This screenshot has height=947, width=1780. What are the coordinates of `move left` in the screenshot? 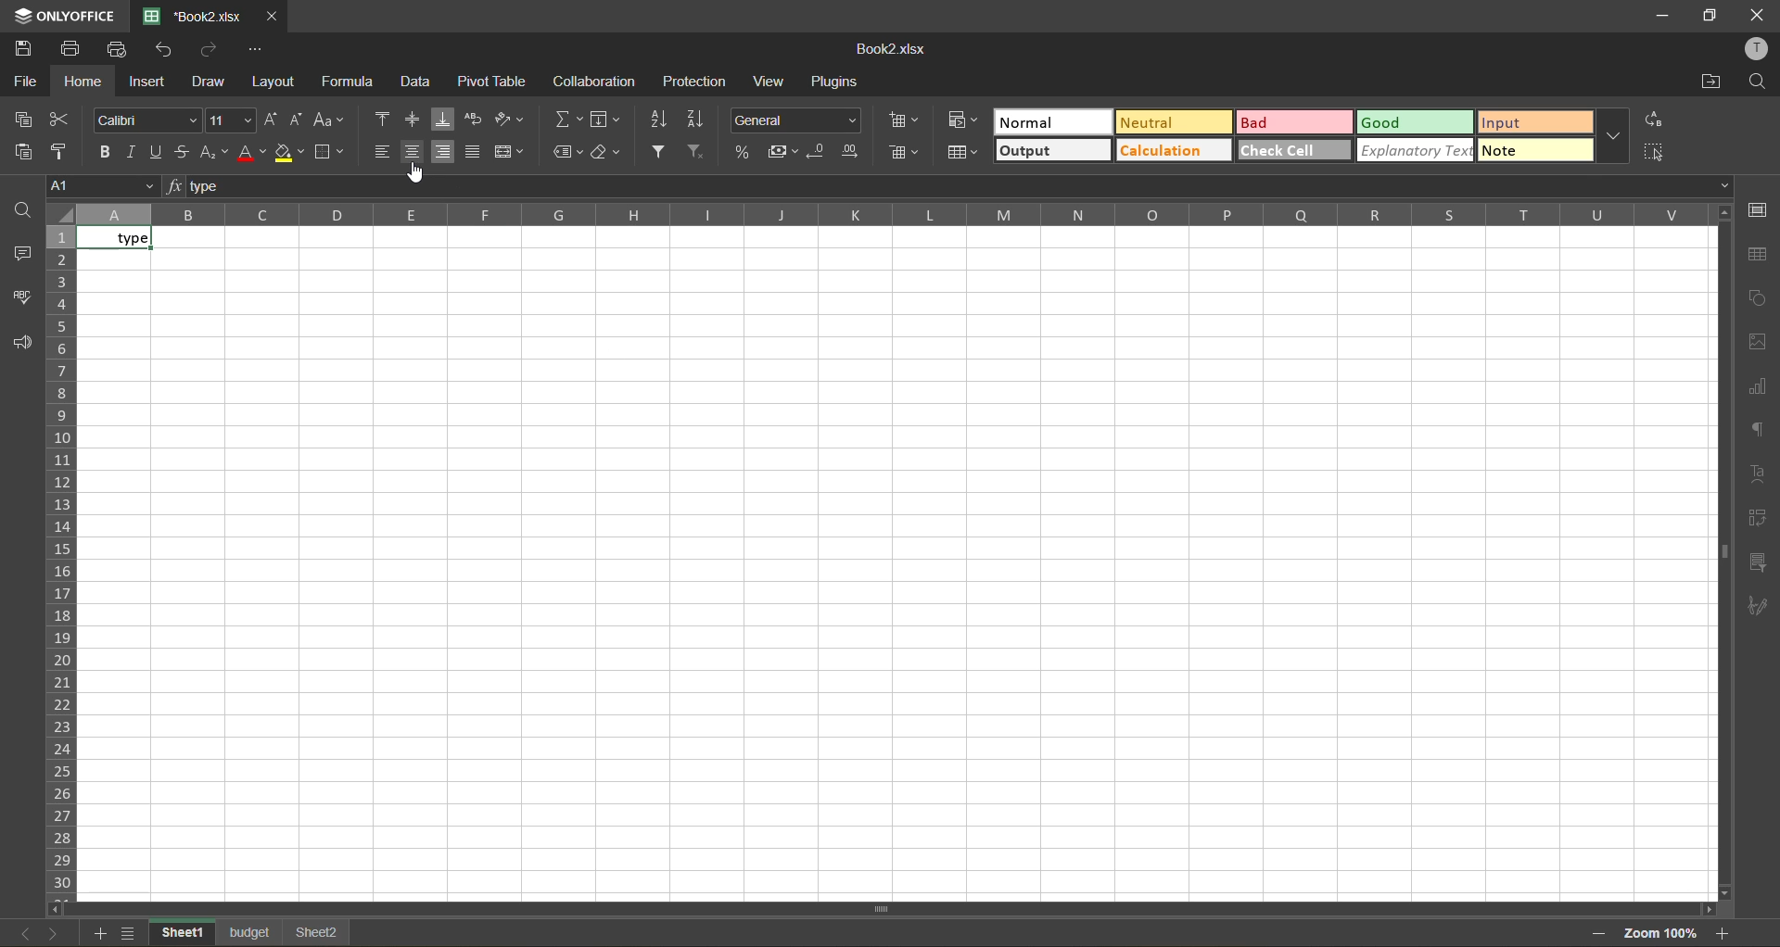 It's located at (63, 907).